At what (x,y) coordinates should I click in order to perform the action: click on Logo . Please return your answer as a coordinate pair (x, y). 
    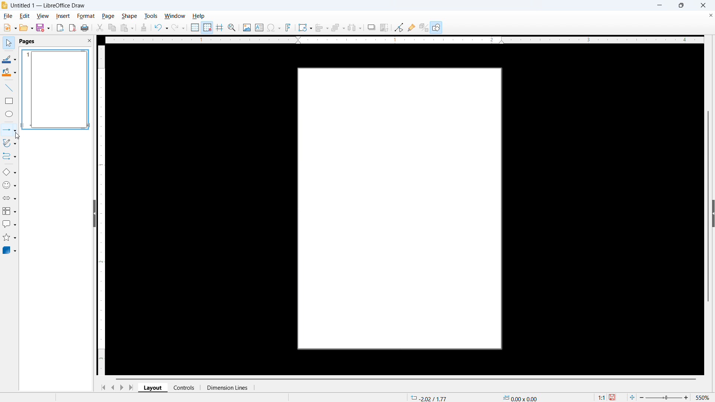
    Looking at the image, I should click on (5, 5).